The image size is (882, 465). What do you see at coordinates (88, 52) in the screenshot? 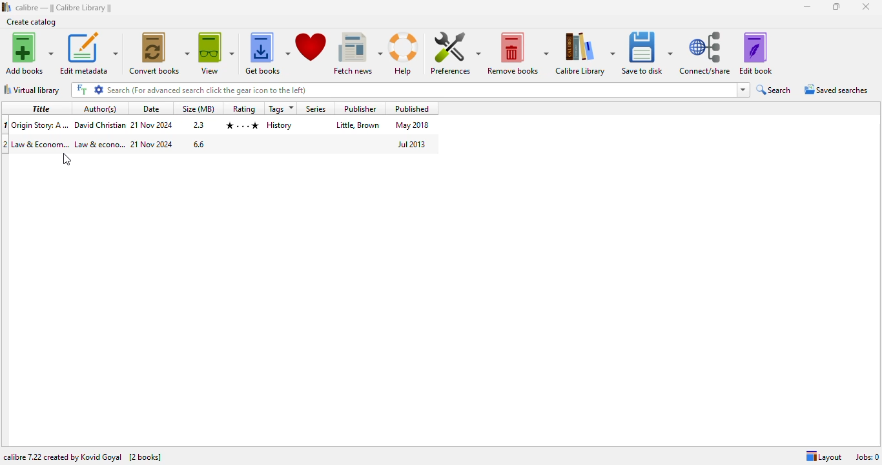
I see `edit metadata` at bounding box center [88, 52].